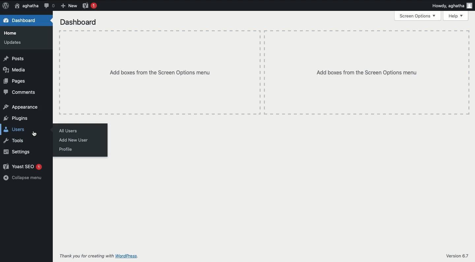 Image resolution: width=475 pixels, height=262 pixels. What do you see at coordinates (16, 152) in the screenshot?
I see `Settings` at bounding box center [16, 152].